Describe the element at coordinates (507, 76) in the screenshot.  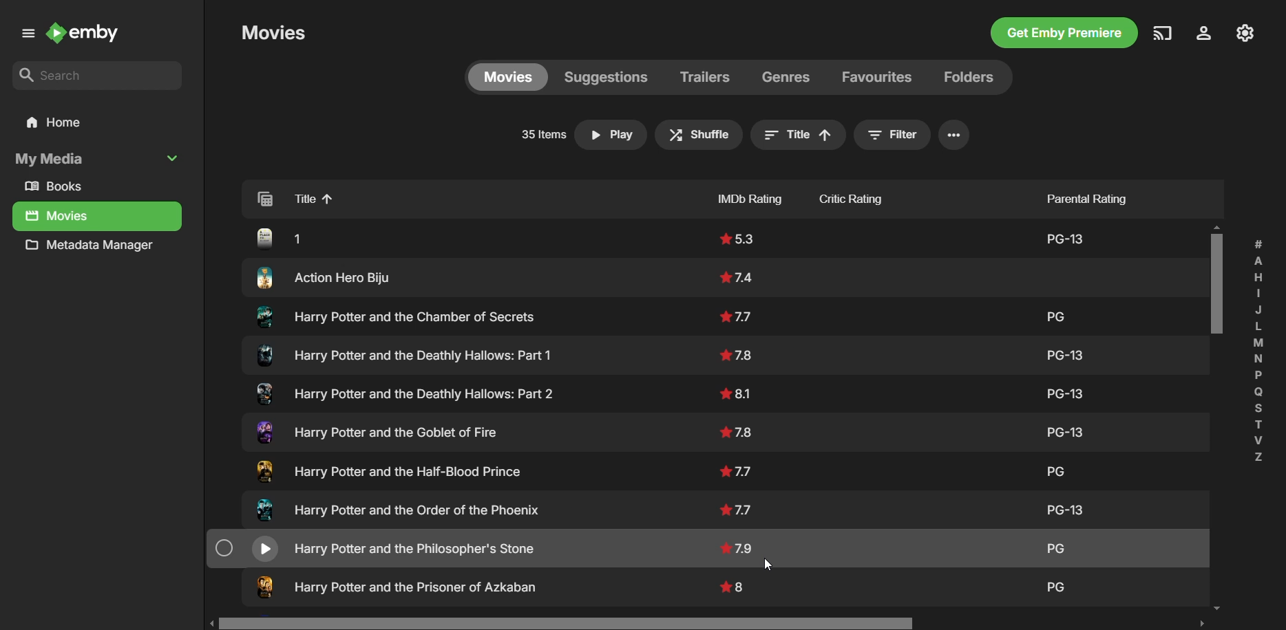
I see `Movies` at that location.